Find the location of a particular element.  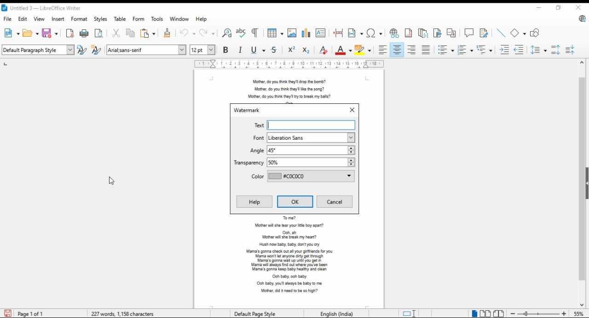

transperency is located at coordinates (293, 163).